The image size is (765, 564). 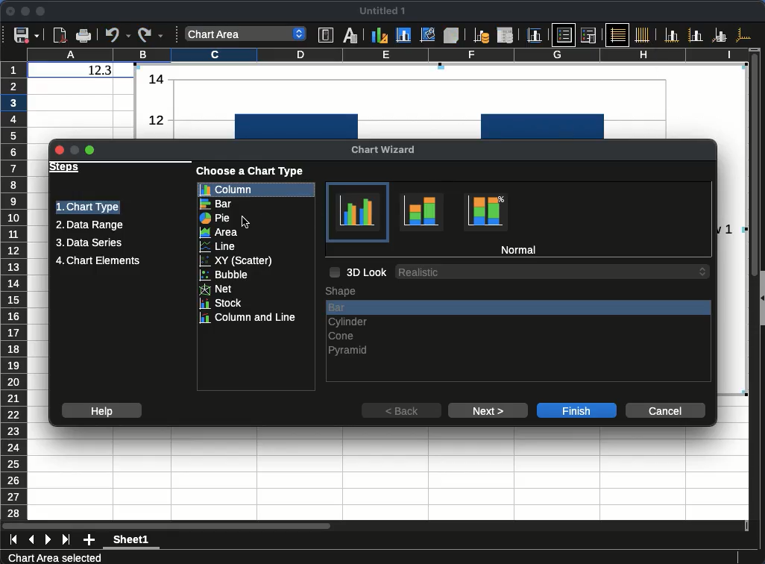 I want to click on maximize, so click(x=42, y=12).